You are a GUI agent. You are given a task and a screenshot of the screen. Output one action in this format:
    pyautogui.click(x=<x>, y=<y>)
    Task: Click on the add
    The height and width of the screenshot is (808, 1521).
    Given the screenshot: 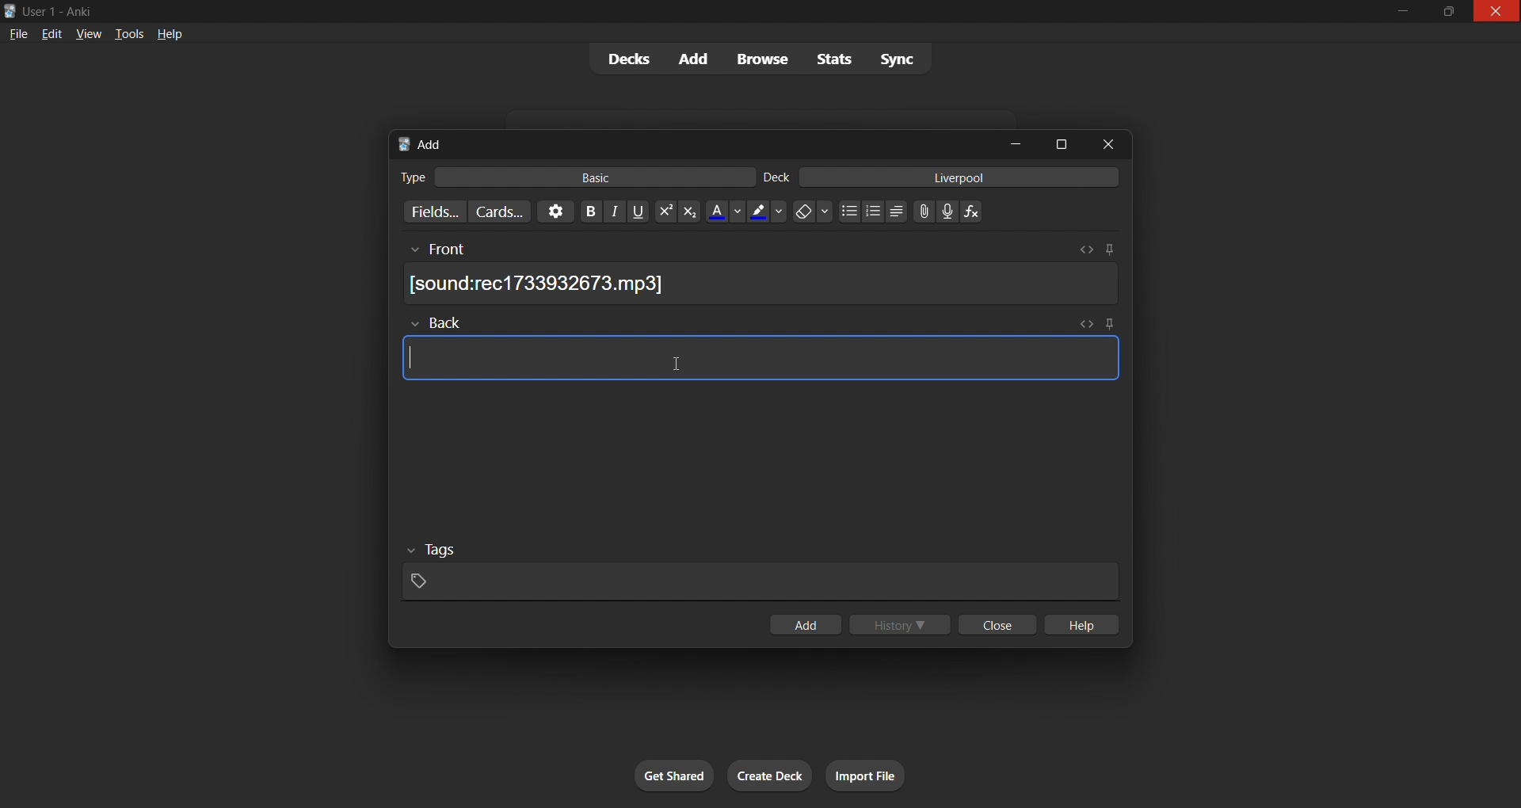 What is the action you would take?
    pyautogui.click(x=804, y=623)
    